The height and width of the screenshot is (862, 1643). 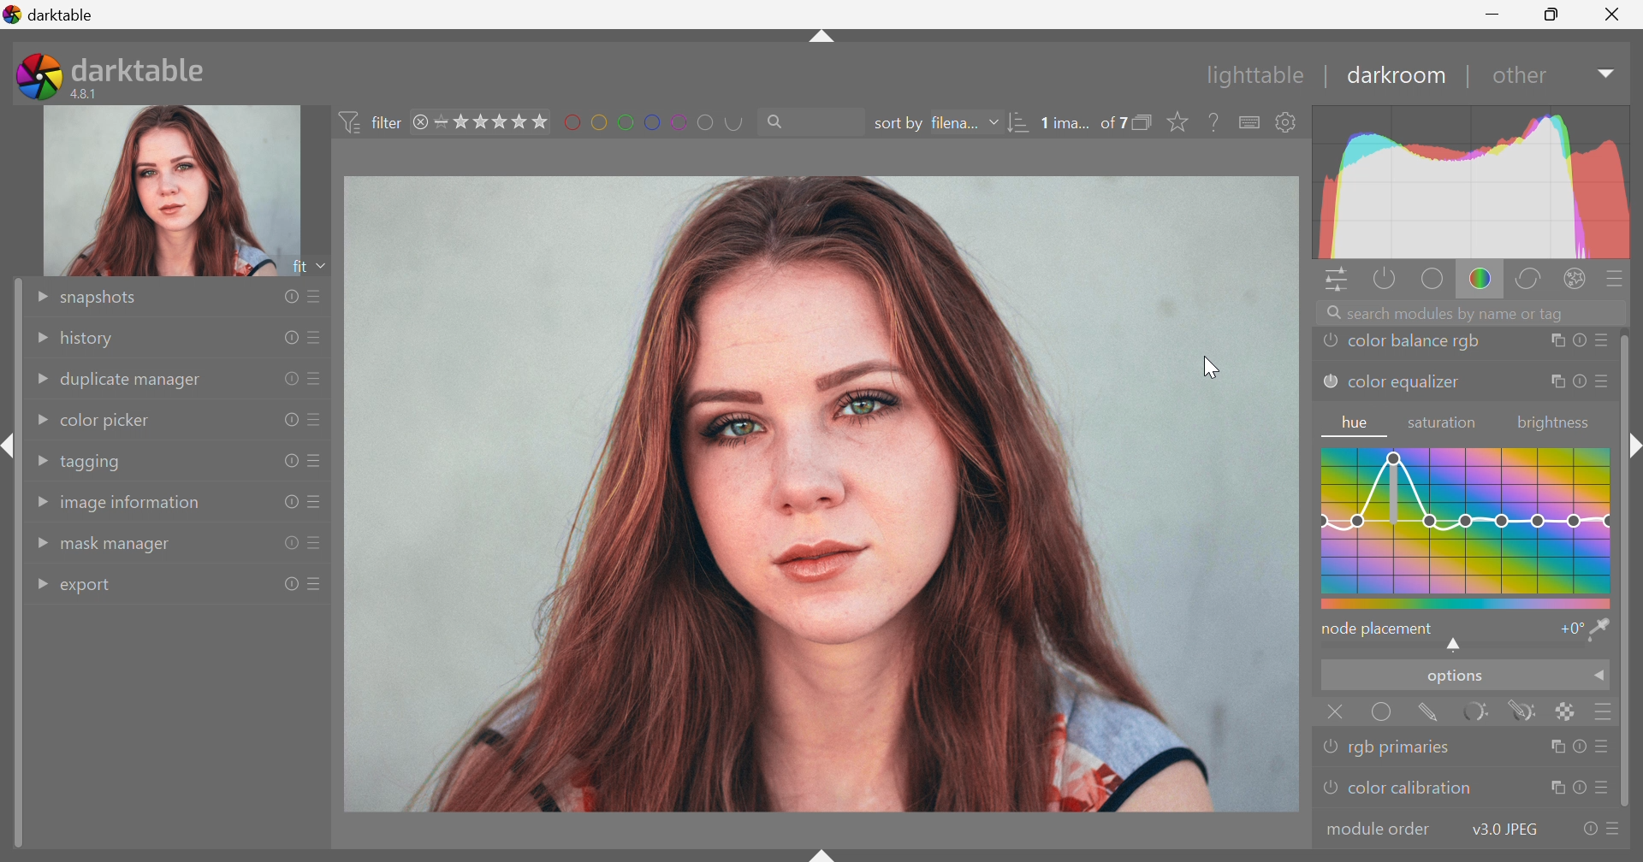 I want to click on filter, so click(x=369, y=120).